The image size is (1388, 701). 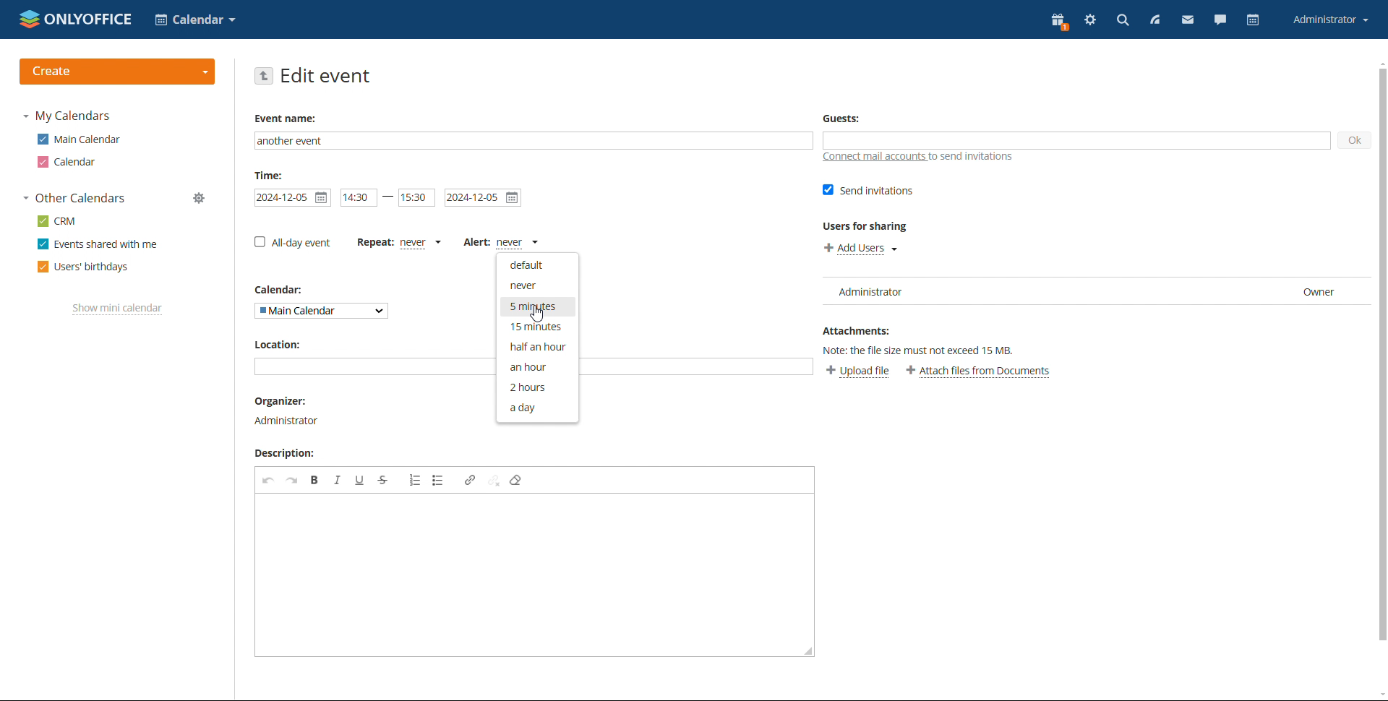 What do you see at coordinates (539, 315) in the screenshot?
I see `cursor` at bounding box center [539, 315].